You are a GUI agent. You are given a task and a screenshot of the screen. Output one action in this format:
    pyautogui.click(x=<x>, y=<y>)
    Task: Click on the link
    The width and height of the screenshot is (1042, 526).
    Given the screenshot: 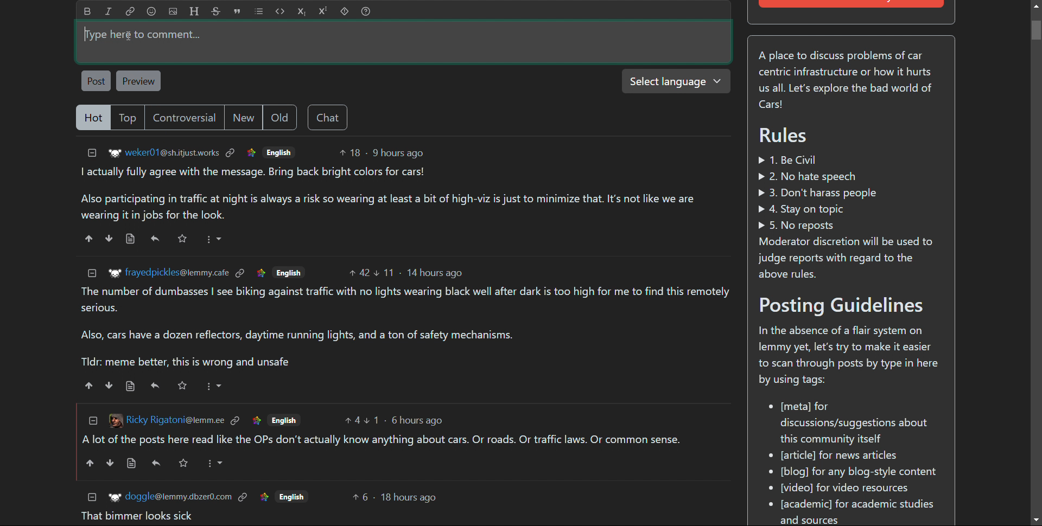 What is the action you would take?
    pyautogui.click(x=241, y=273)
    